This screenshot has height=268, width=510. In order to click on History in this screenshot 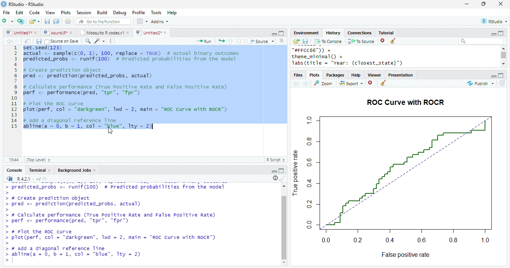, I will do `click(333, 33)`.